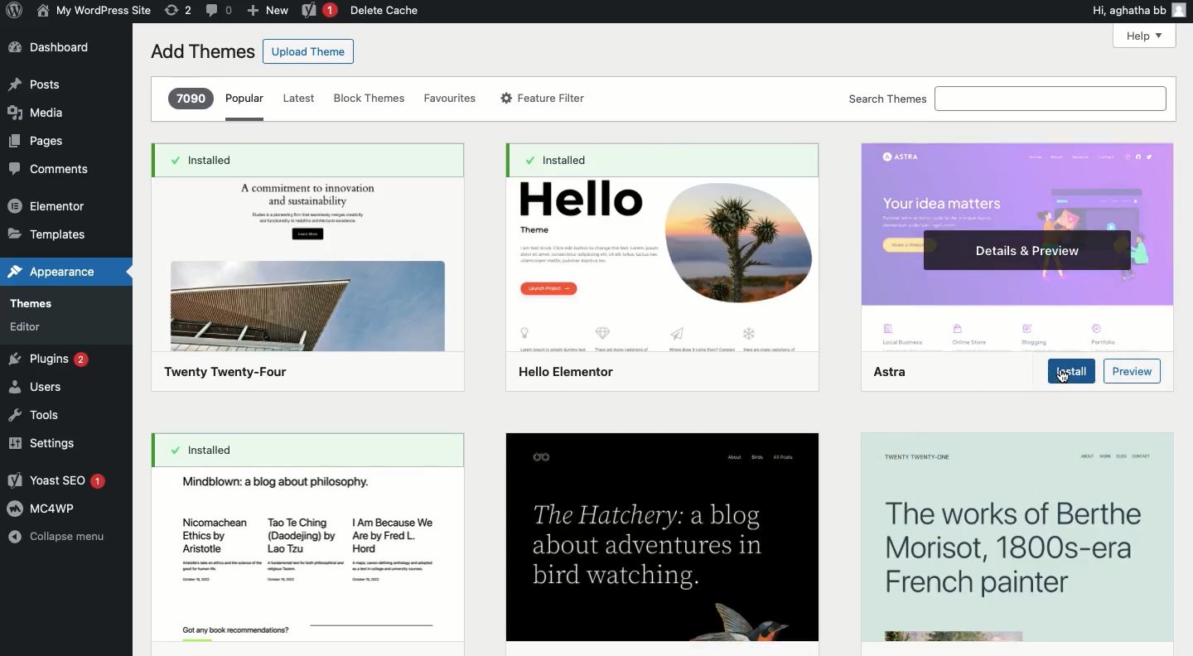 The image size is (1193, 656). Describe the element at coordinates (1013, 537) in the screenshot. I see `The works of Berthe
Morisot, 1800s-era
French painter` at that location.